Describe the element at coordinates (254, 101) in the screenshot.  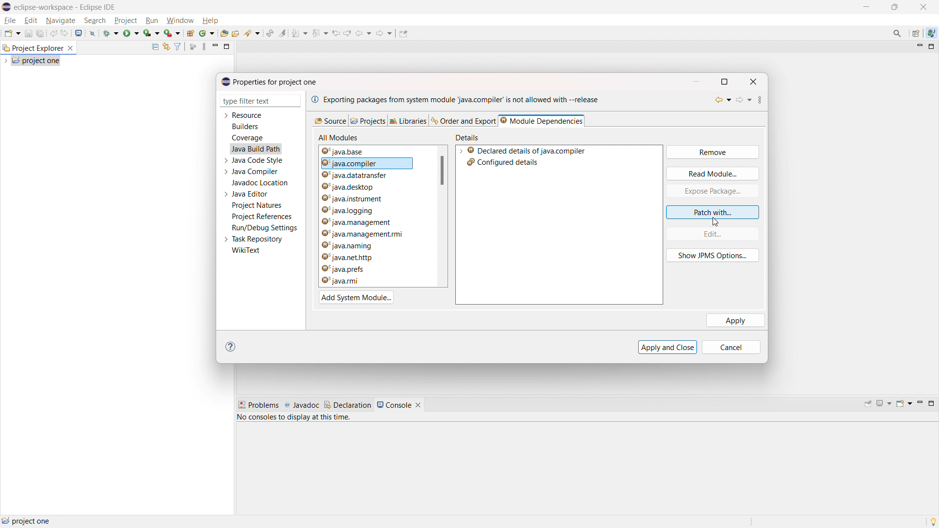
I see `type filter text` at that location.